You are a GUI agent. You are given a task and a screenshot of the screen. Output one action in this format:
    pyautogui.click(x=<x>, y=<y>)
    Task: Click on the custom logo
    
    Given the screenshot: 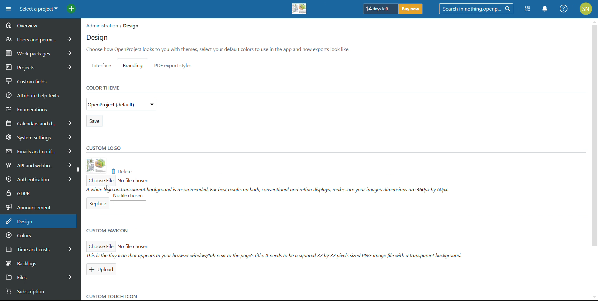 What is the action you would take?
    pyautogui.click(x=104, y=147)
    